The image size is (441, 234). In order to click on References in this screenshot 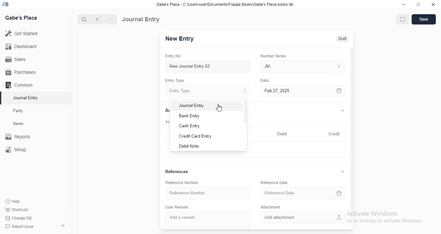, I will do `click(177, 172)`.